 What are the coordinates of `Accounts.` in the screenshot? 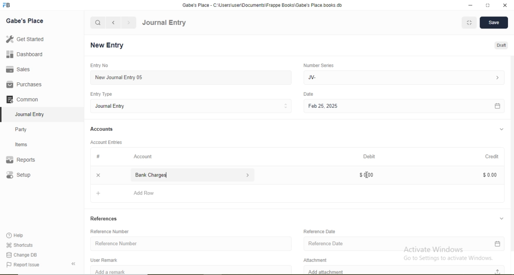 It's located at (102, 129).